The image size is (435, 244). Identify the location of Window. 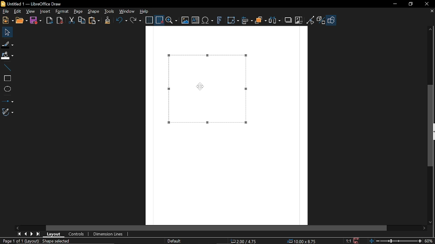
(127, 11).